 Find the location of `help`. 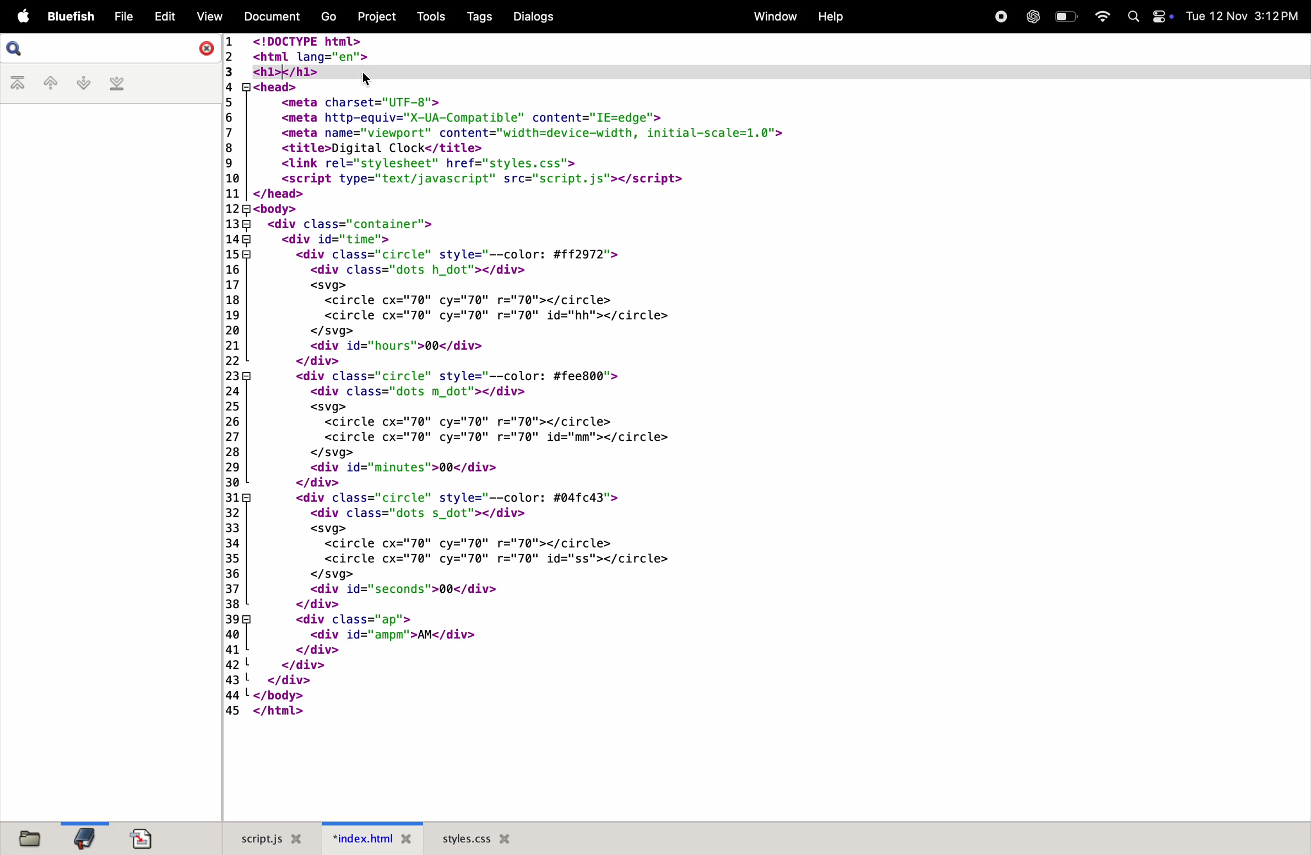

help is located at coordinates (830, 17).